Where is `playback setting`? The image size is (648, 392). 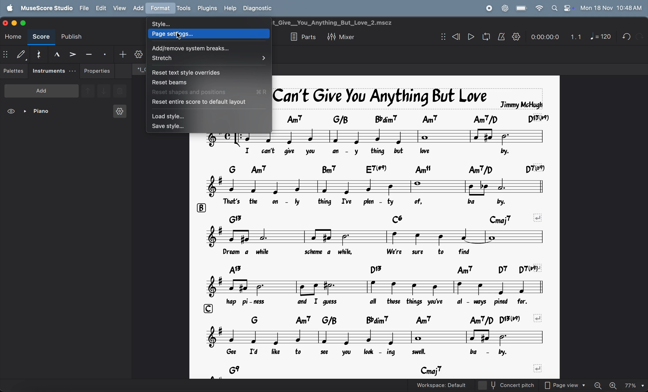
playback setting is located at coordinates (516, 36).